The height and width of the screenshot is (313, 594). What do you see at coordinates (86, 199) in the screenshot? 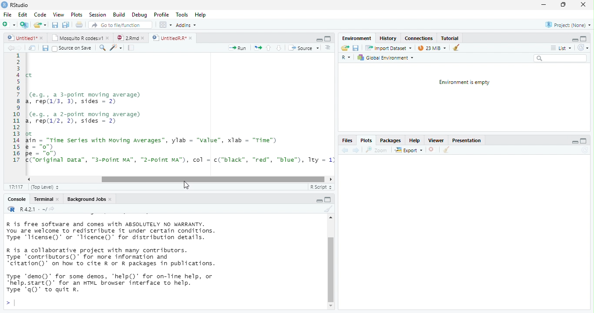
I see `Background Jobs` at bounding box center [86, 199].